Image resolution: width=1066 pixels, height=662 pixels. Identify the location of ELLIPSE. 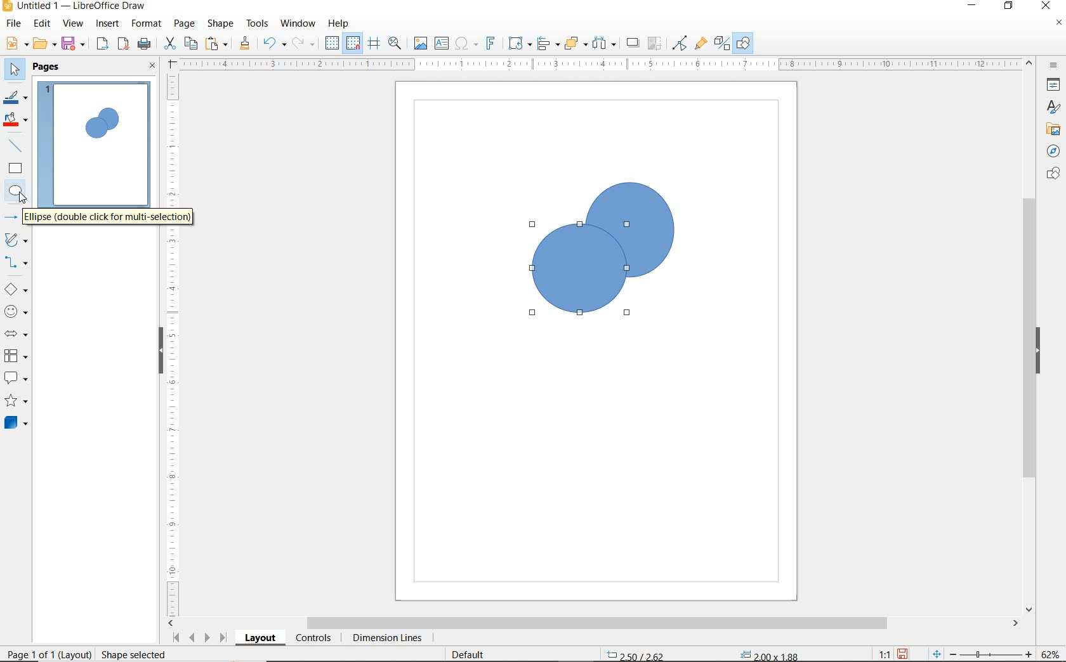
(109, 221).